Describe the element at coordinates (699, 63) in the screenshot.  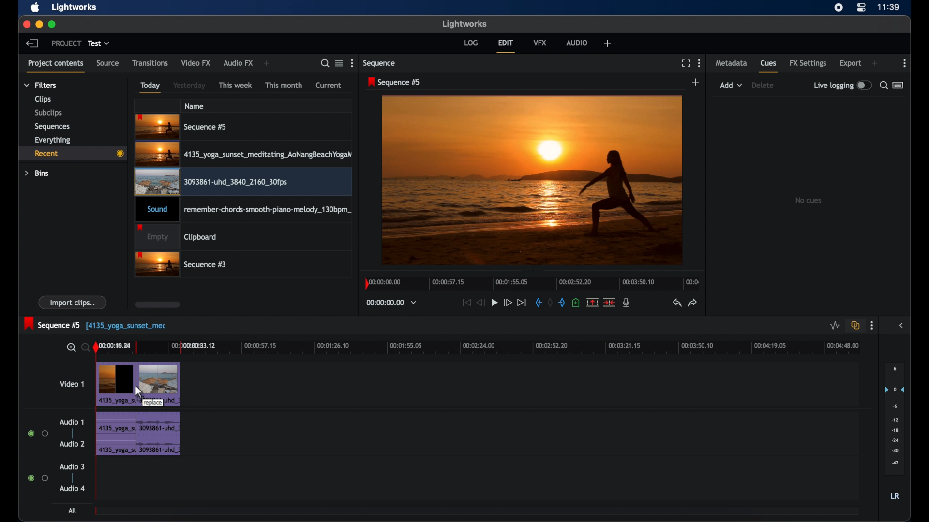
I see `more options` at that location.